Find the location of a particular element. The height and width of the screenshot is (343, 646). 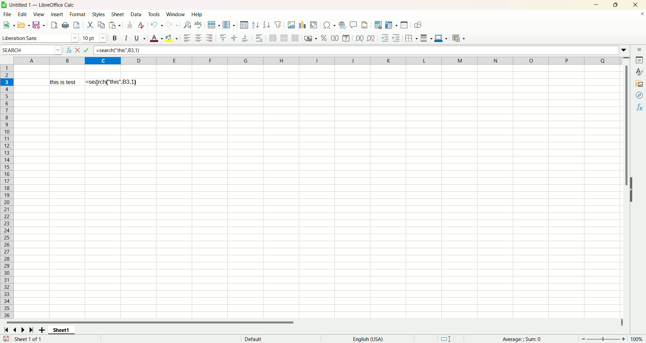

icon is located at coordinates (4, 5).